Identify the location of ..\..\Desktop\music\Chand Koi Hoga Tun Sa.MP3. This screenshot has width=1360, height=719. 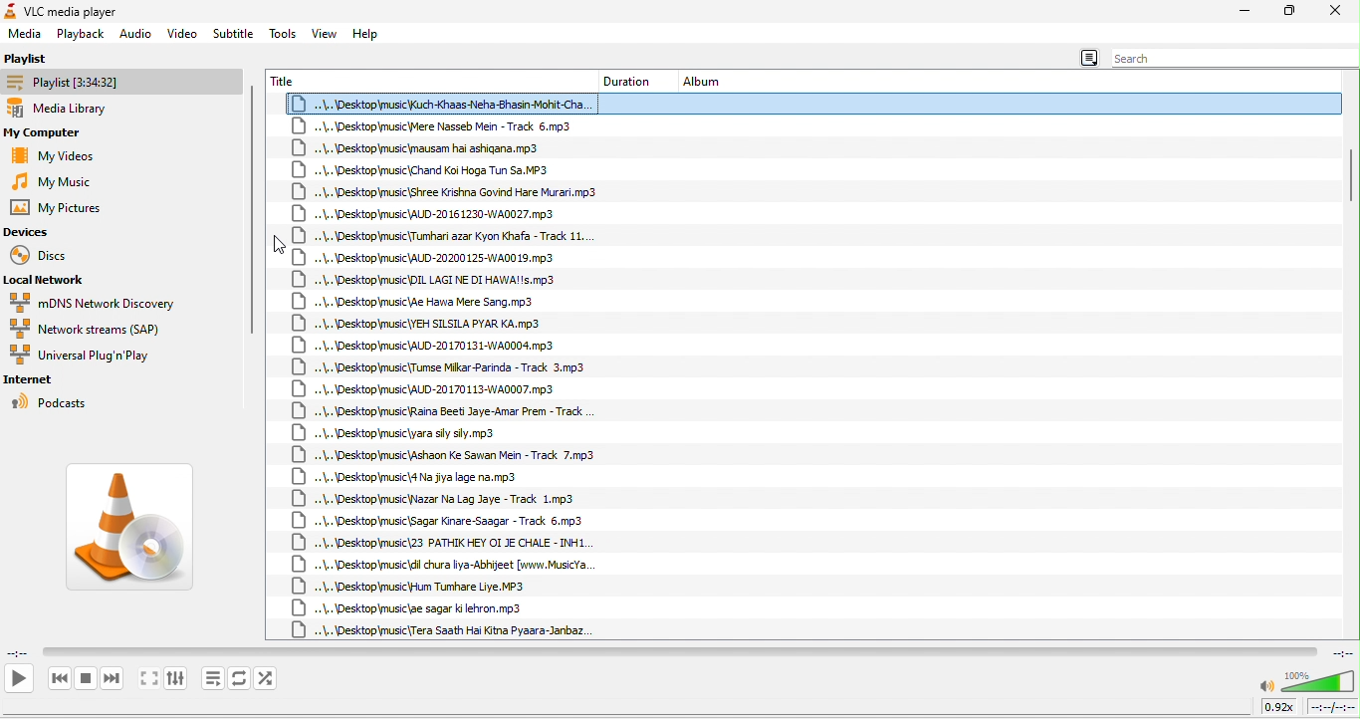
(421, 169).